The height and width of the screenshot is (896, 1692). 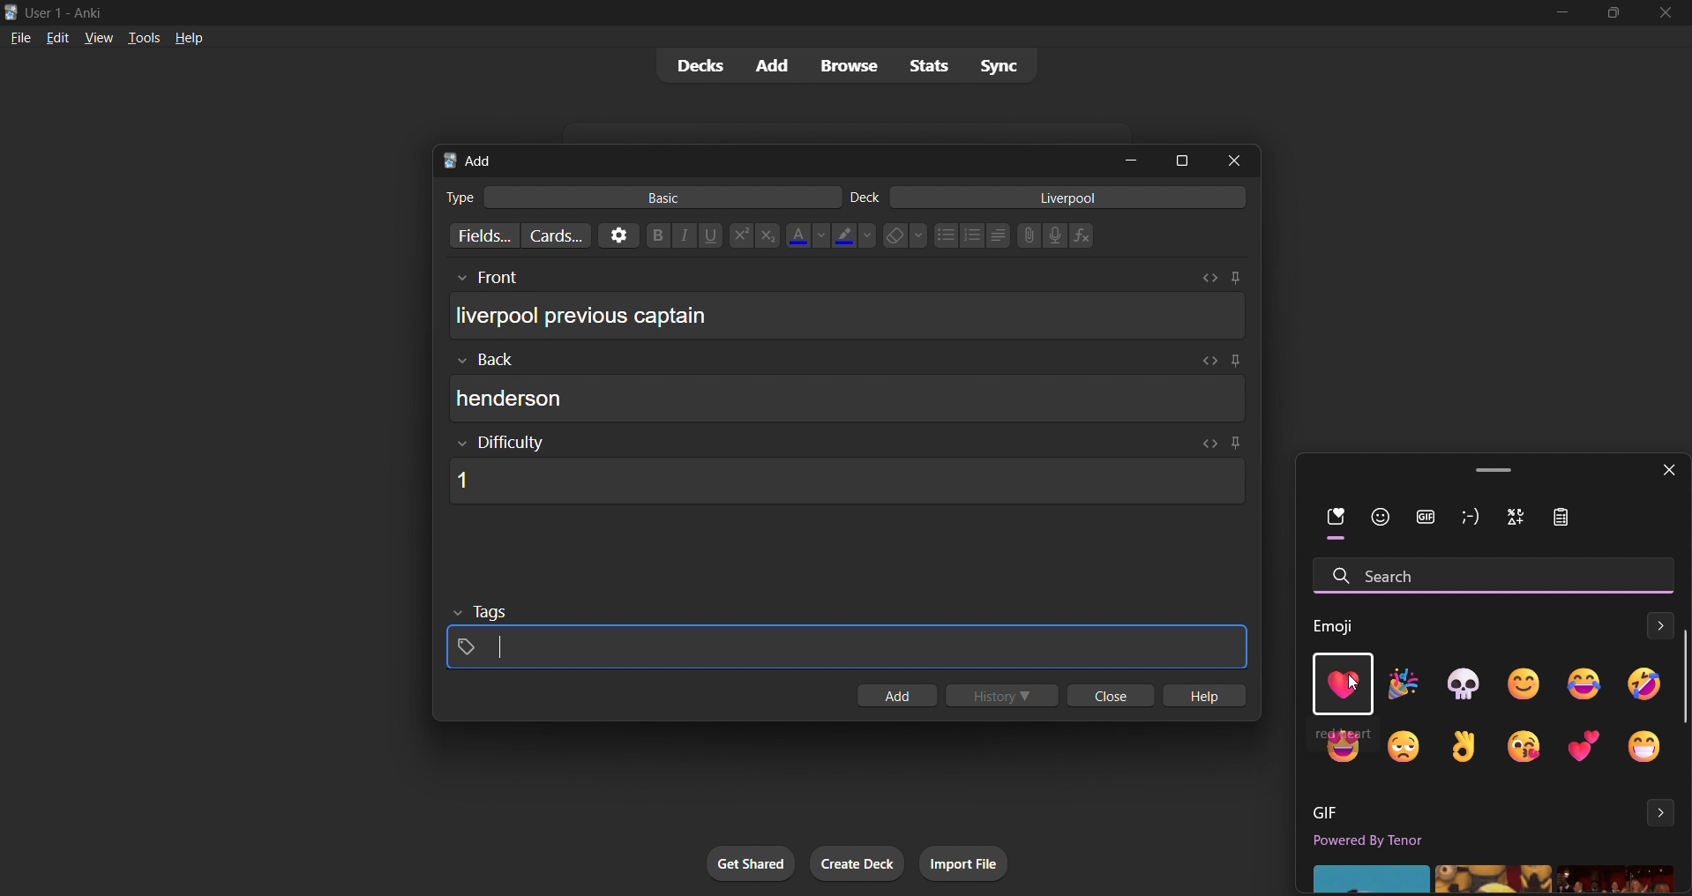 What do you see at coordinates (52, 35) in the screenshot?
I see `edit` at bounding box center [52, 35].